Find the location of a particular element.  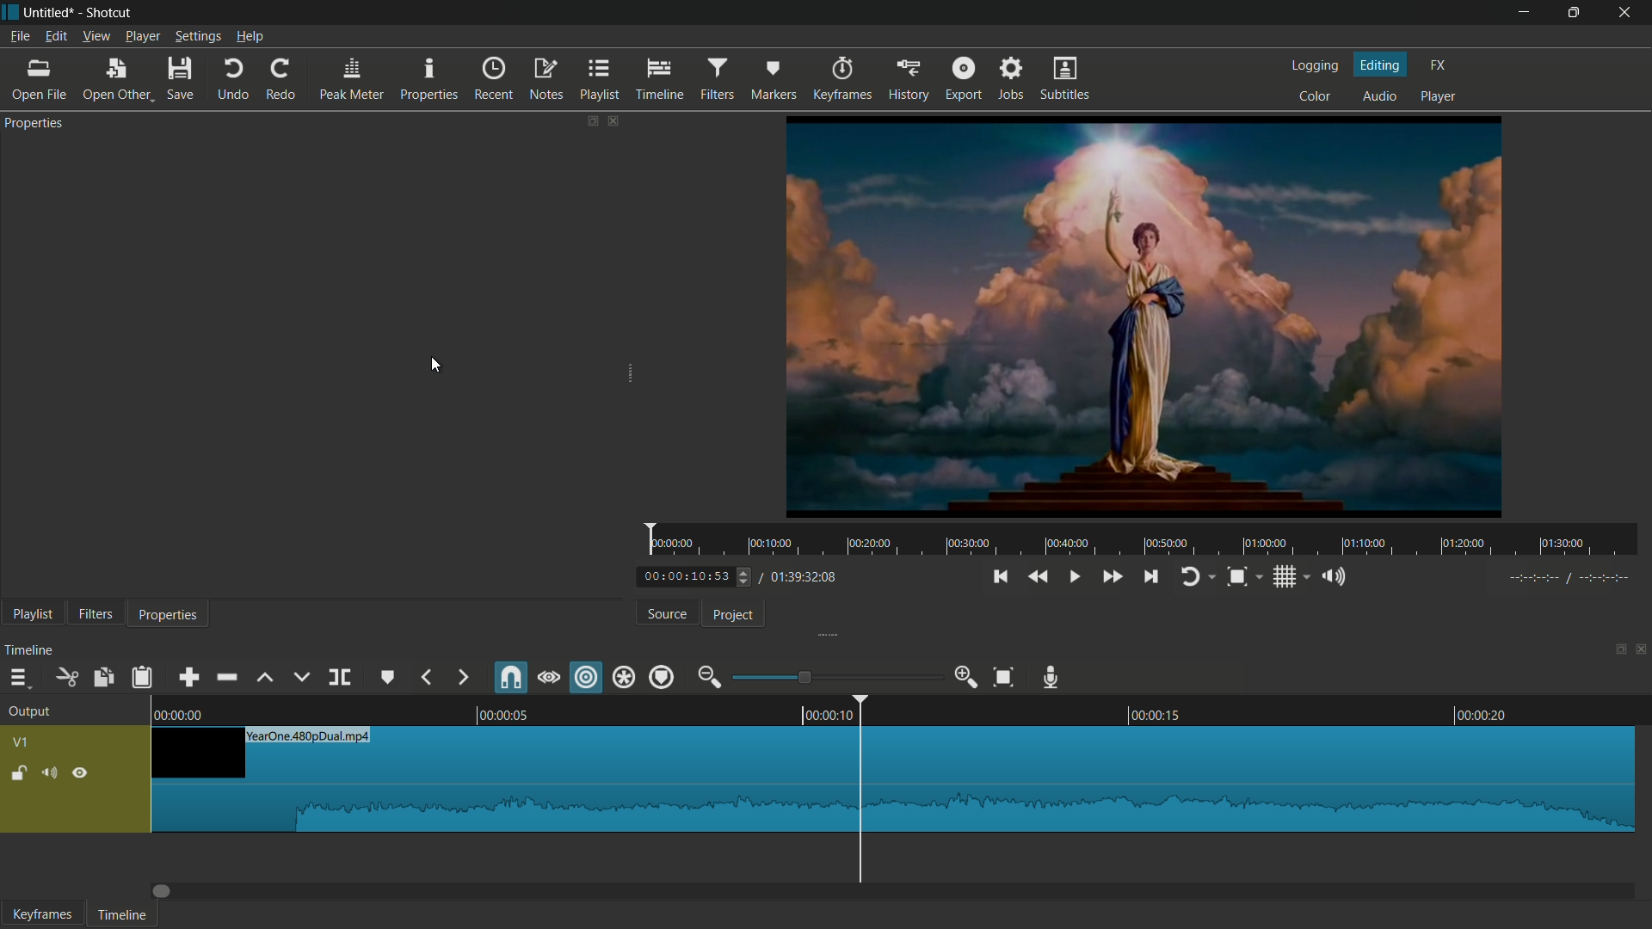

subtitles is located at coordinates (1065, 77).